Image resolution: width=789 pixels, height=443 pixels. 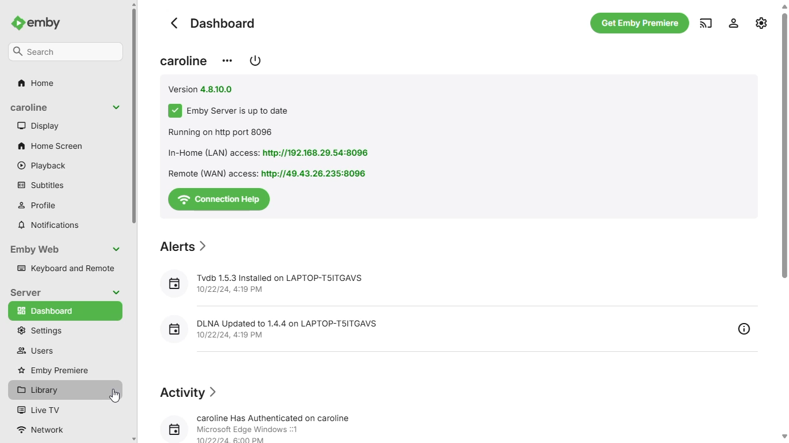 I want to click on display, so click(x=39, y=126).